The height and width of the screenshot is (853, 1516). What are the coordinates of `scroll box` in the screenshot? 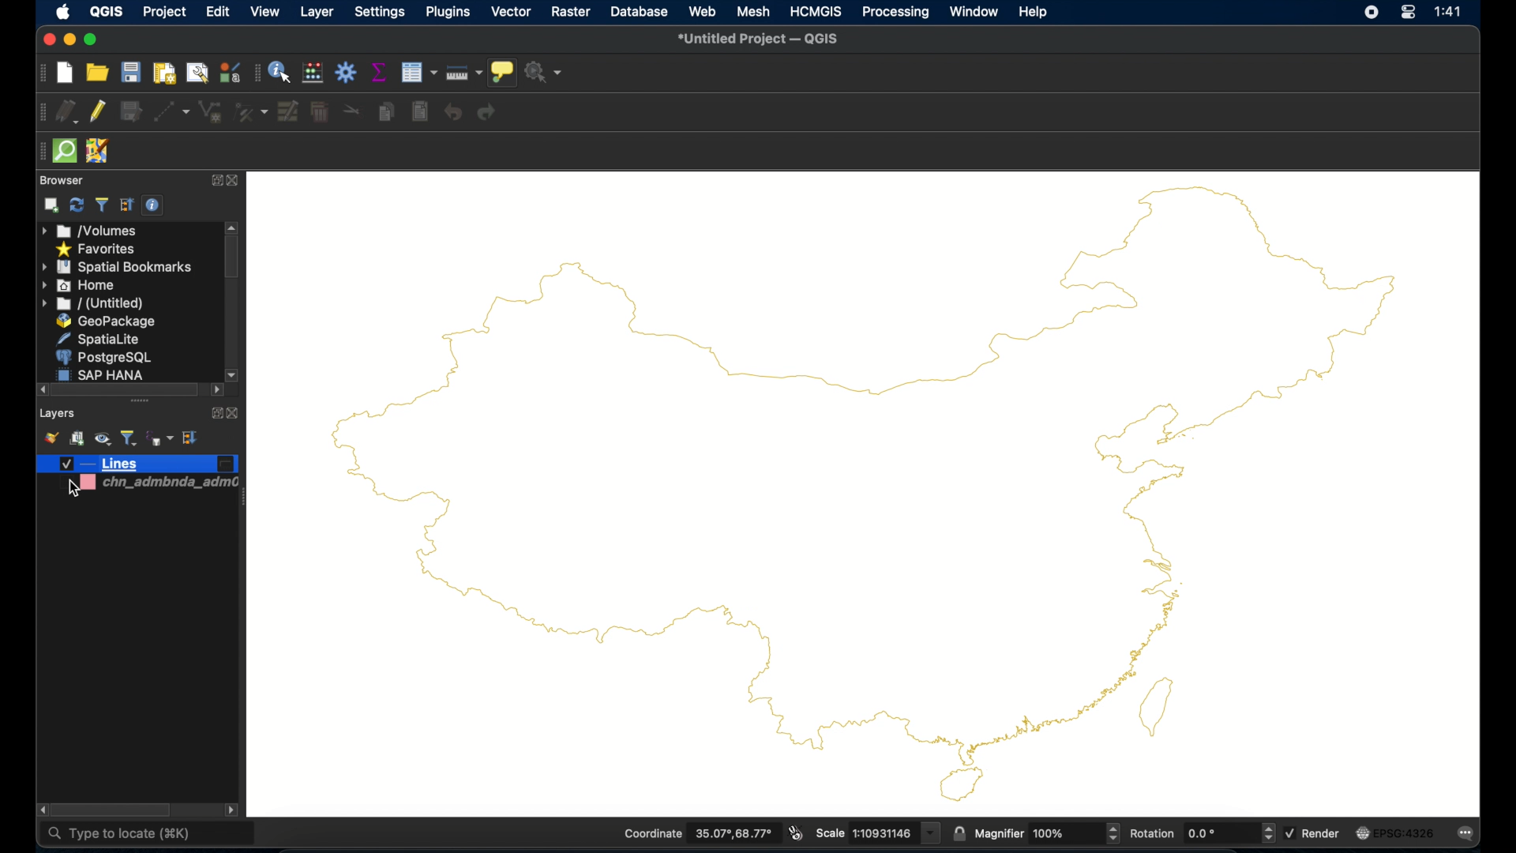 It's located at (231, 260).